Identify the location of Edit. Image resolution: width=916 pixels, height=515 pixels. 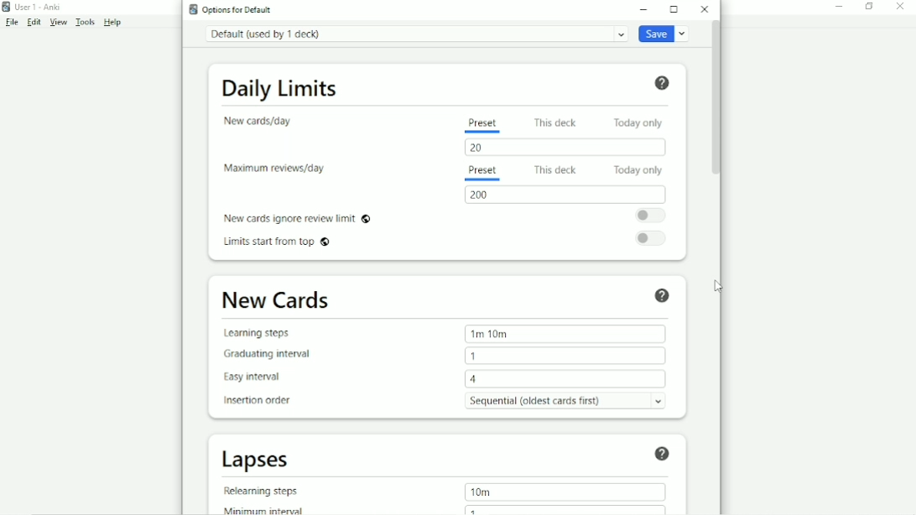
(34, 22).